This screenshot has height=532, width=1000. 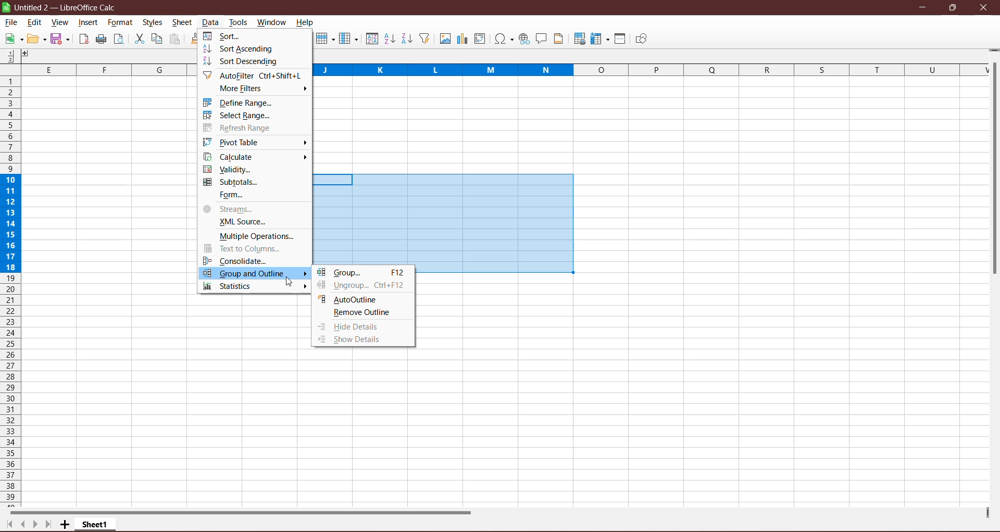 I want to click on Sheet, so click(x=183, y=23).